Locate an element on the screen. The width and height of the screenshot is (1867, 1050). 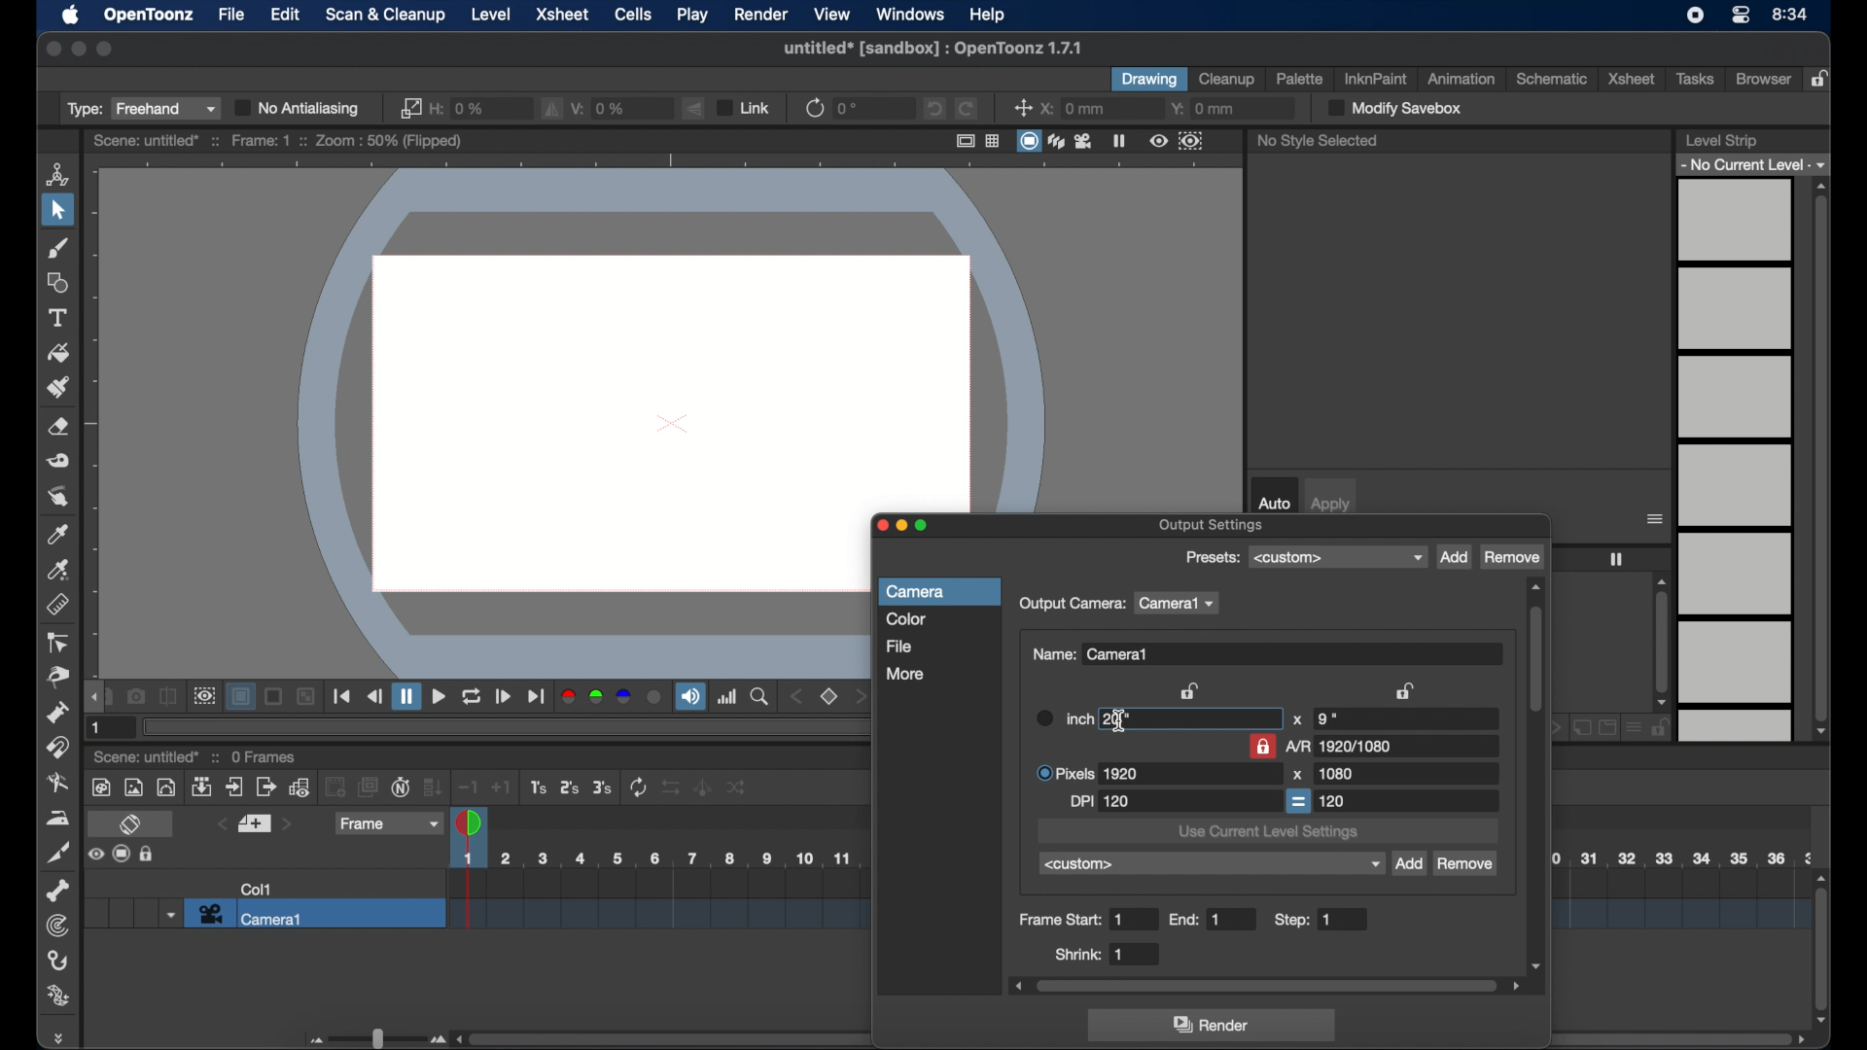
blender tool is located at coordinates (58, 784).